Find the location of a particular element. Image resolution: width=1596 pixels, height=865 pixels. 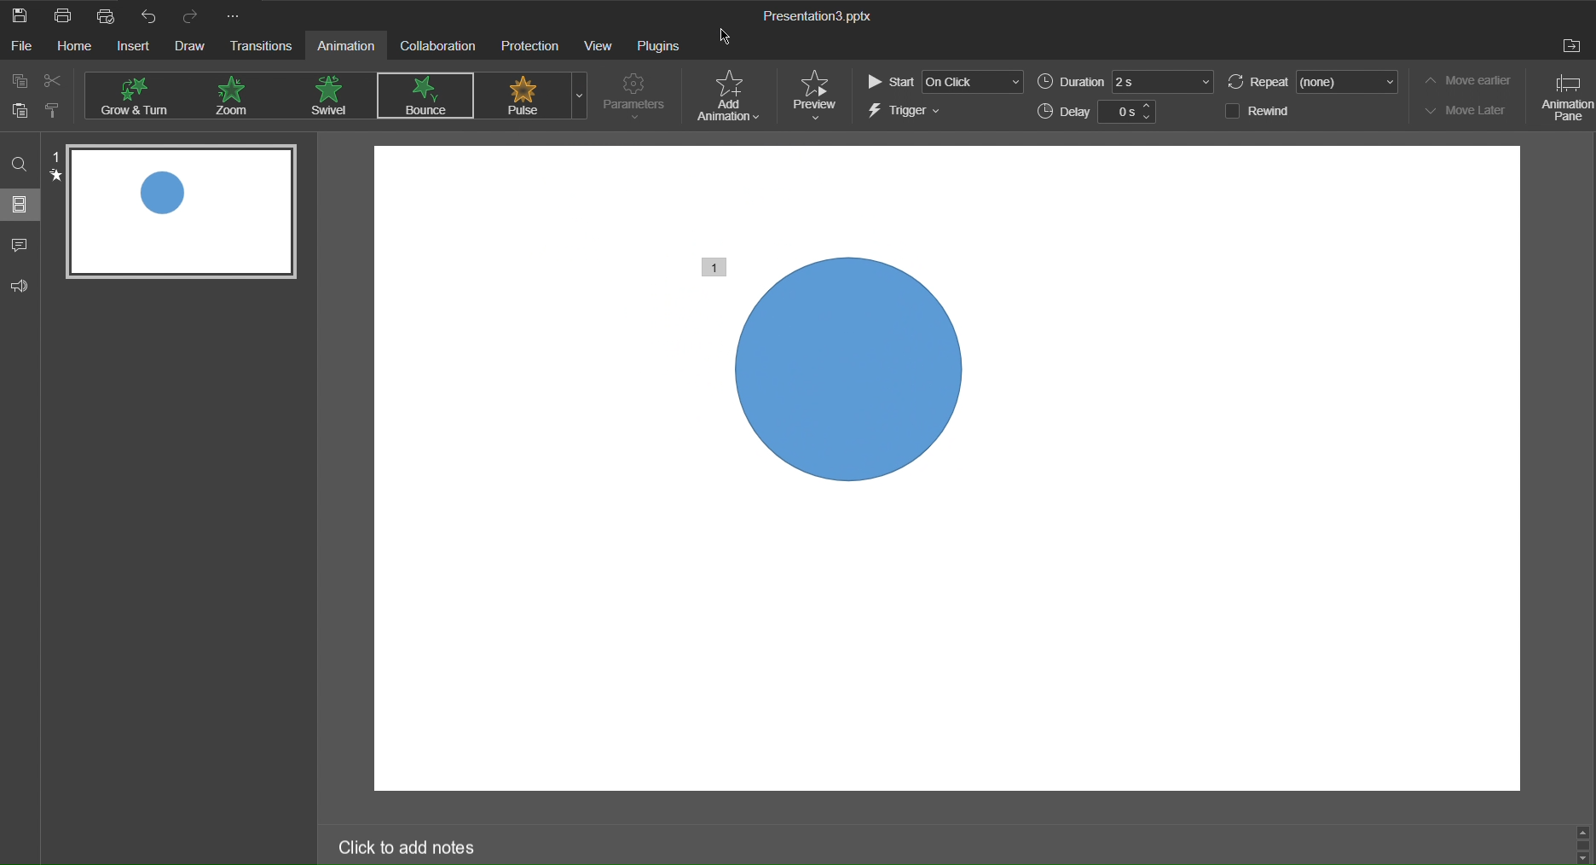

Animations is located at coordinates (143, 95).